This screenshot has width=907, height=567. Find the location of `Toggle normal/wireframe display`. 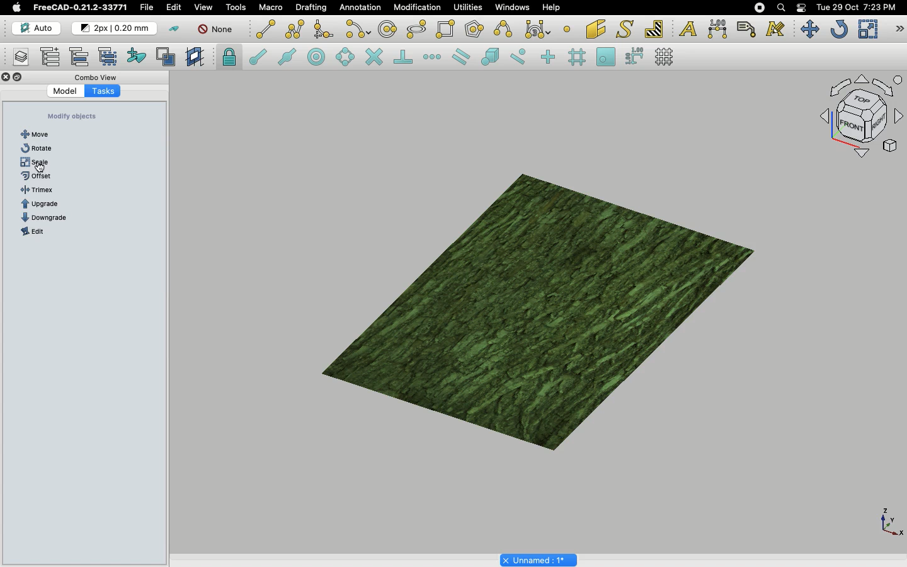

Toggle normal/wireframe display is located at coordinates (166, 57).